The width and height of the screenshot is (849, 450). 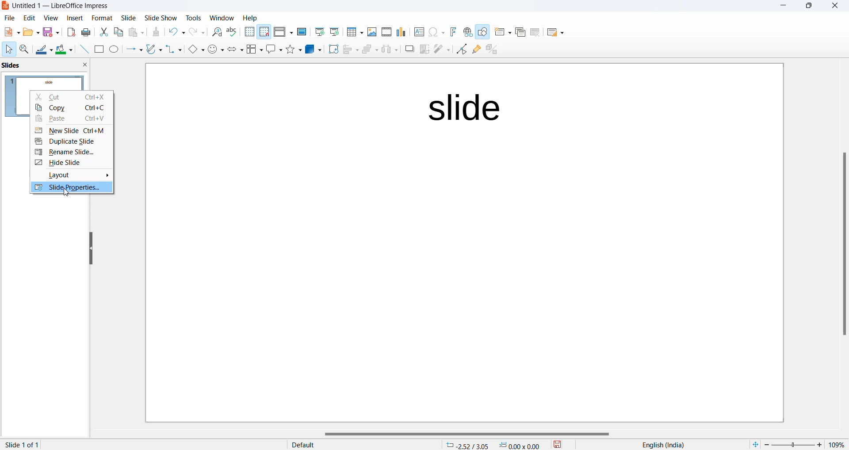 I want to click on insert audio or video, so click(x=386, y=32).